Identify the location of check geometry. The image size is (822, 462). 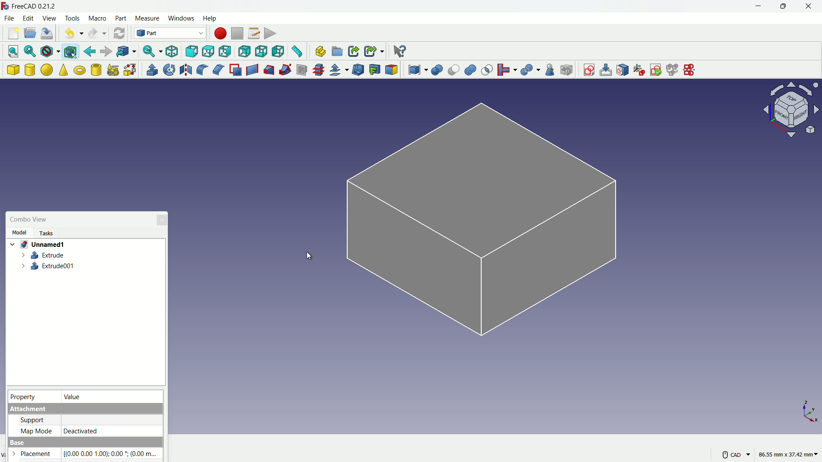
(551, 70).